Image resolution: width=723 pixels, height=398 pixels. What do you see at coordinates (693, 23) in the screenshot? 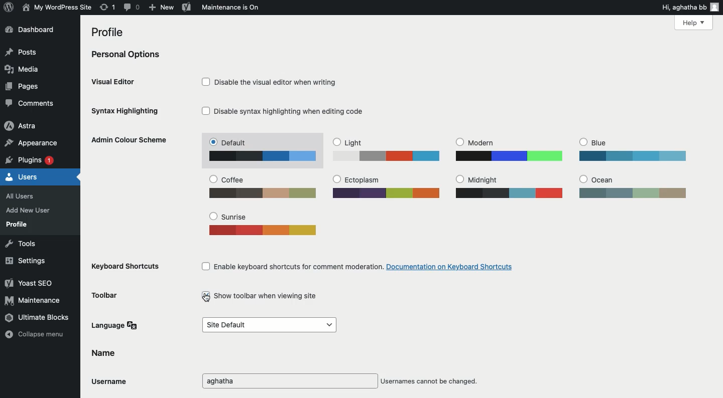
I see `Help` at bounding box center [693, 23].